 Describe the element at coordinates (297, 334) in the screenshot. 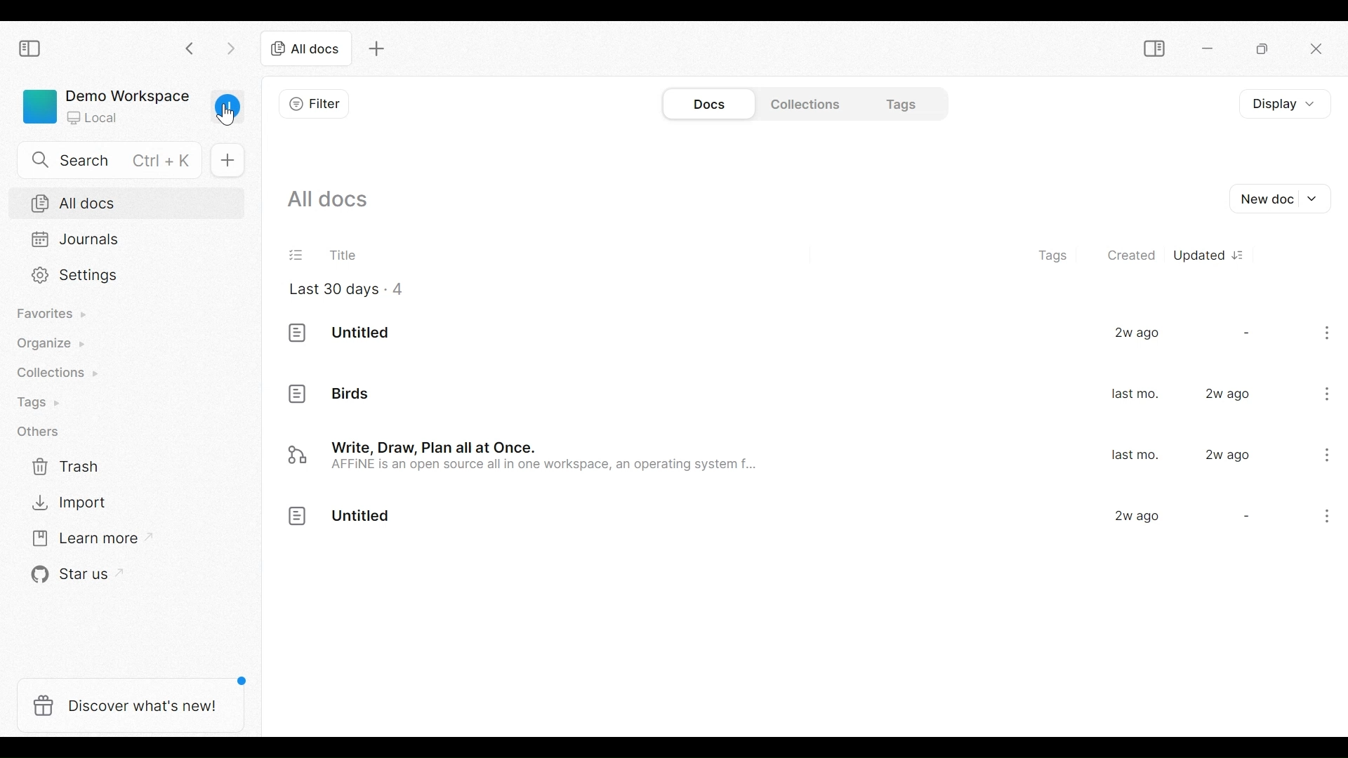

I see `icon` at that location.